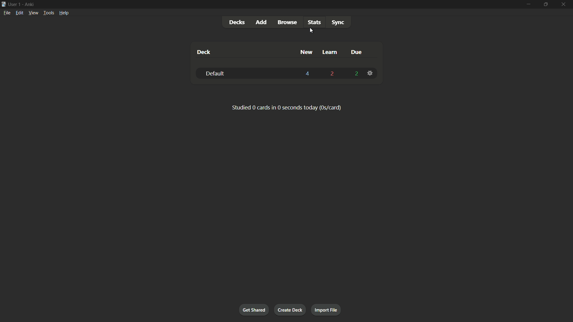 This screenshot has height=322, width=573. What do you see at coordinates (254, 310) in the screenshot?
I see `get shared` at bounding box center [254, 310].